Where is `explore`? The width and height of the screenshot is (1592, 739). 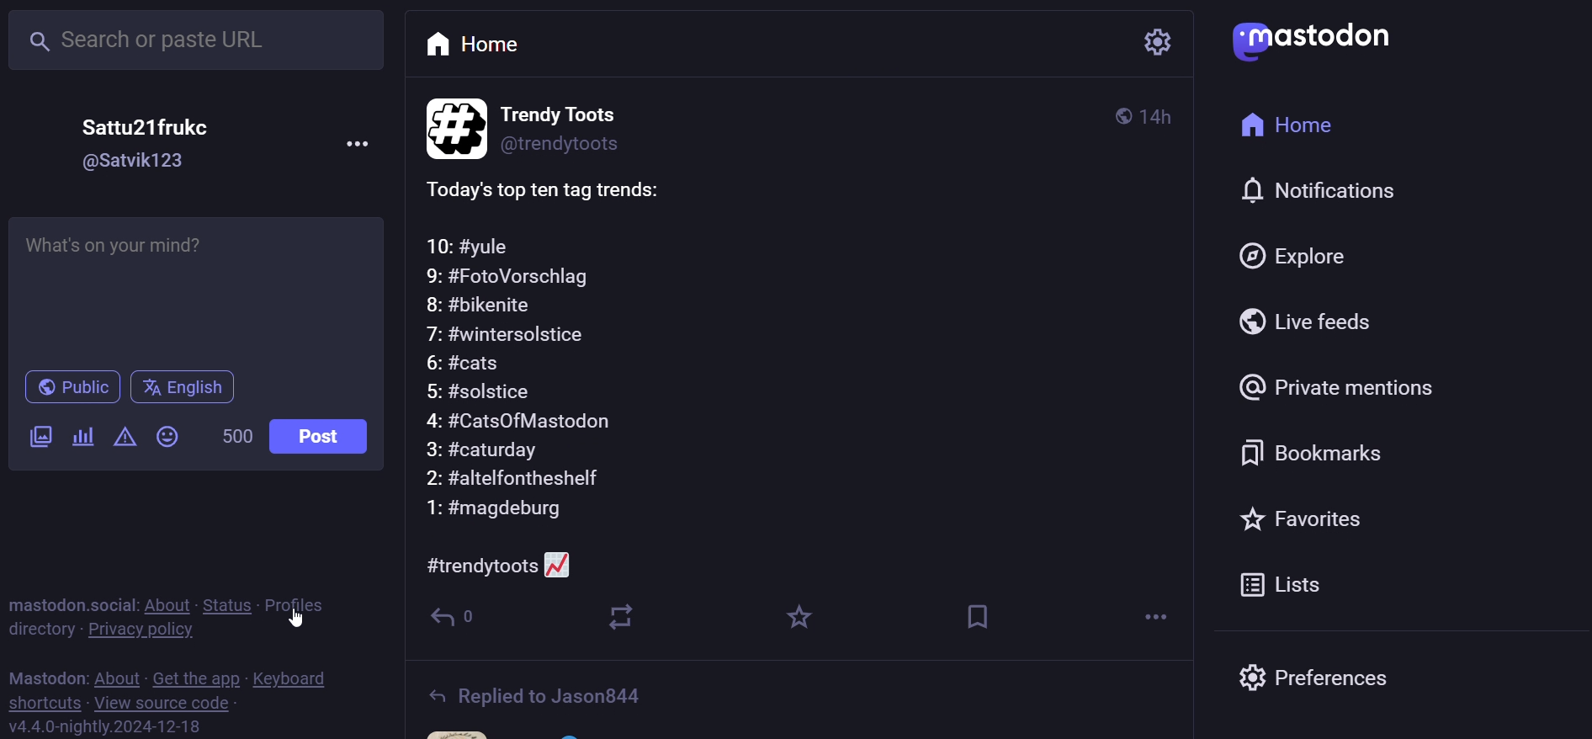
explore is located at coordinates (1305, 254).